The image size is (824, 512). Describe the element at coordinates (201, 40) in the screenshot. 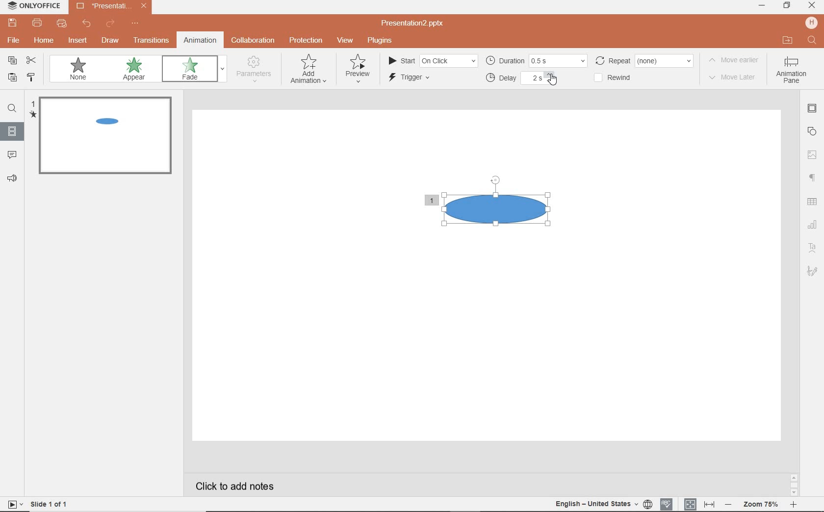

I see `animation` at that location.